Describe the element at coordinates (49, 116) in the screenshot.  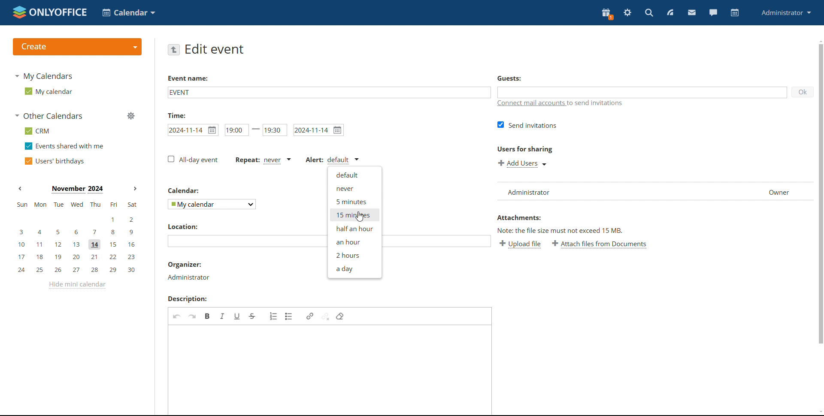
I see `other calendars` at that location.